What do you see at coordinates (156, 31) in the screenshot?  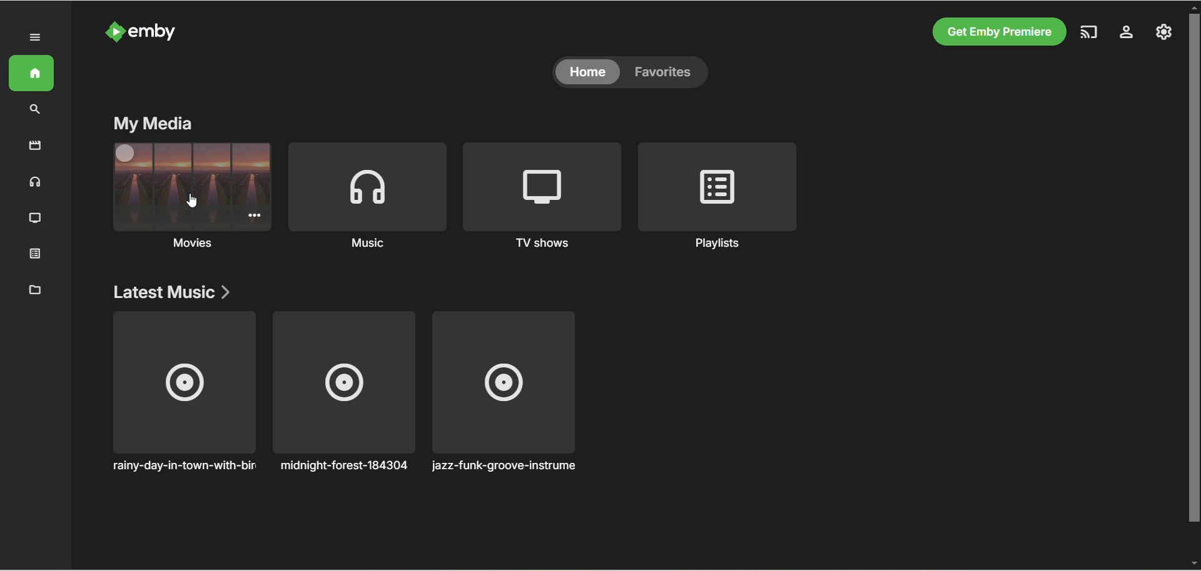 I see `emby` at bounding box center [156, 31].